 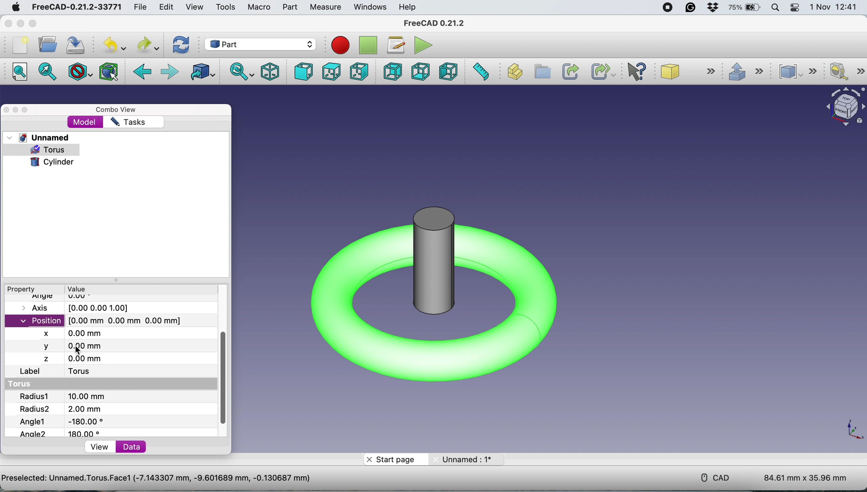 What do you see at coordinates (86, 123) in the screenshot?
I see `model` at bounding box center [86, 123].